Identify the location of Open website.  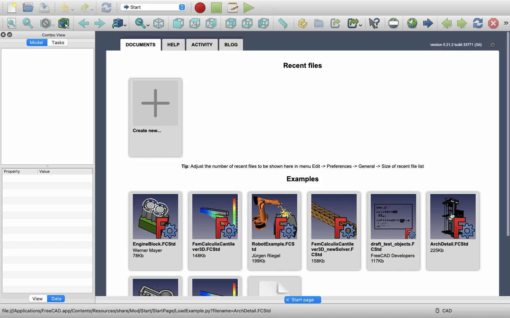
(412, 23).